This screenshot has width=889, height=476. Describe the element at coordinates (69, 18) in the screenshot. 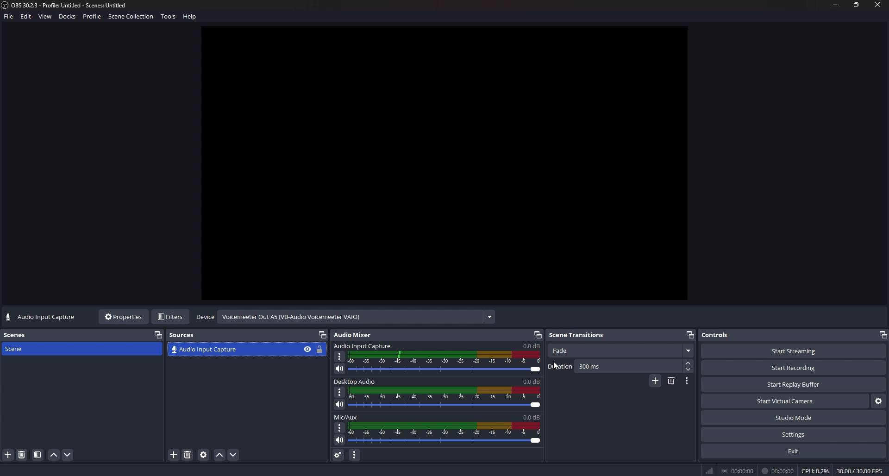

I see `Docks` at that location.